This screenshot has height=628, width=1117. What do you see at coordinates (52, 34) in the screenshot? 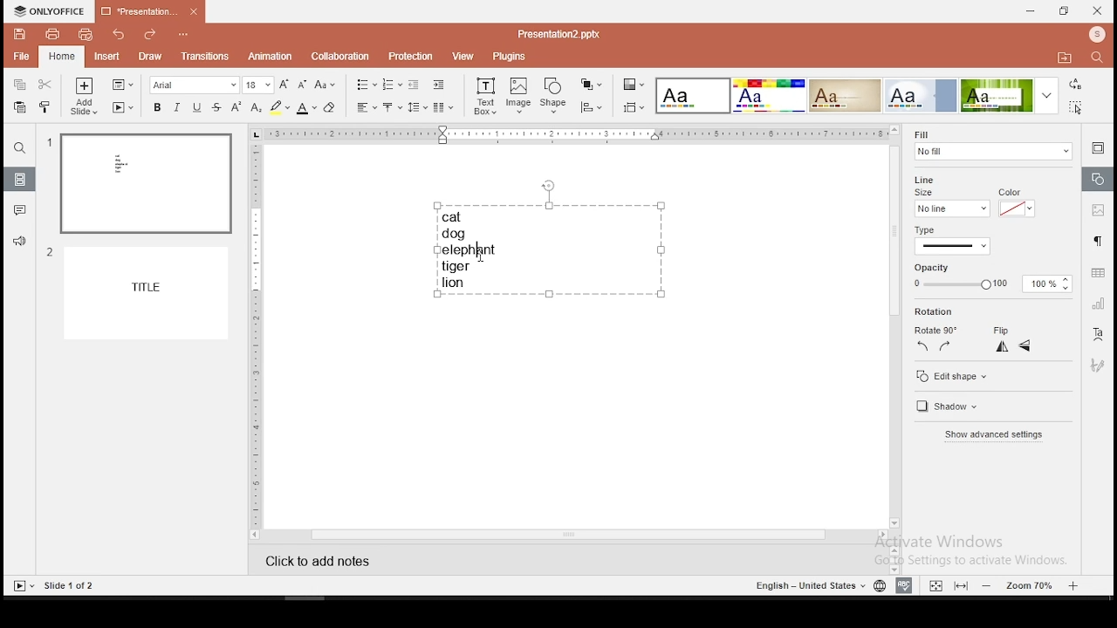
I see `print file` at bounding box center [52, 34].